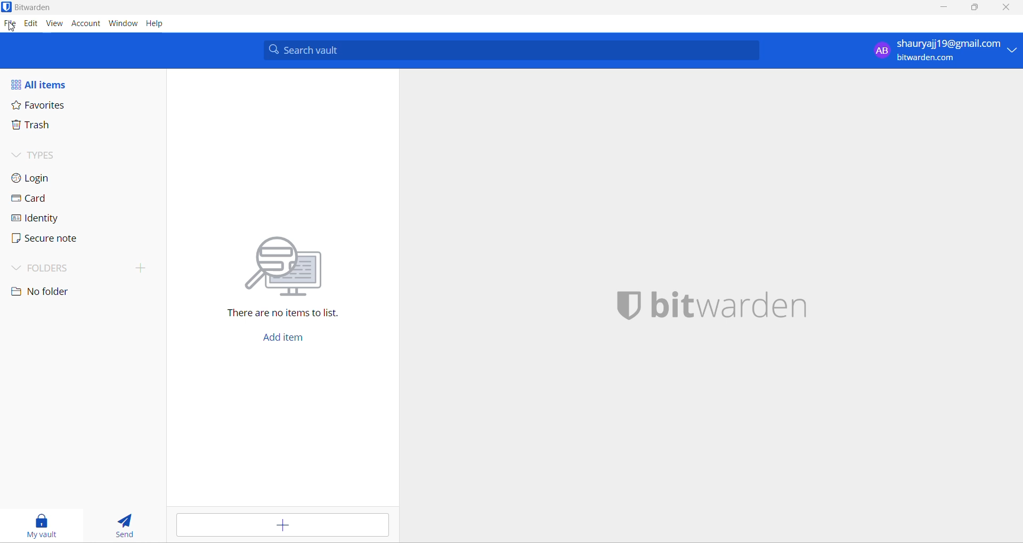 This screenshot has height=543, width=1023. What do you see at coordinates (11, 25) in the screenshot?
I see `file ` at bounding box center [11, 25].